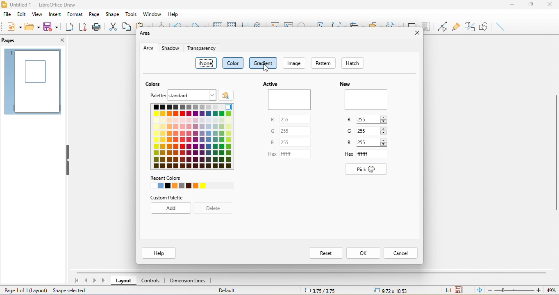  Describe the element at coordinates (34, 81) in the screenshot. I see `page 1` at that location.